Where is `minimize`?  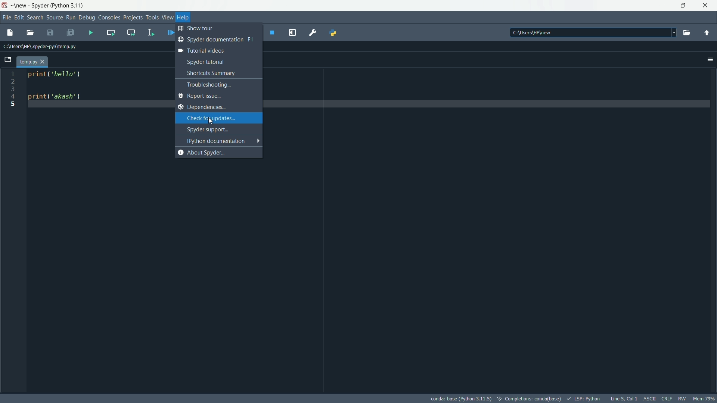 minimize is located at coordinates (661, 5).